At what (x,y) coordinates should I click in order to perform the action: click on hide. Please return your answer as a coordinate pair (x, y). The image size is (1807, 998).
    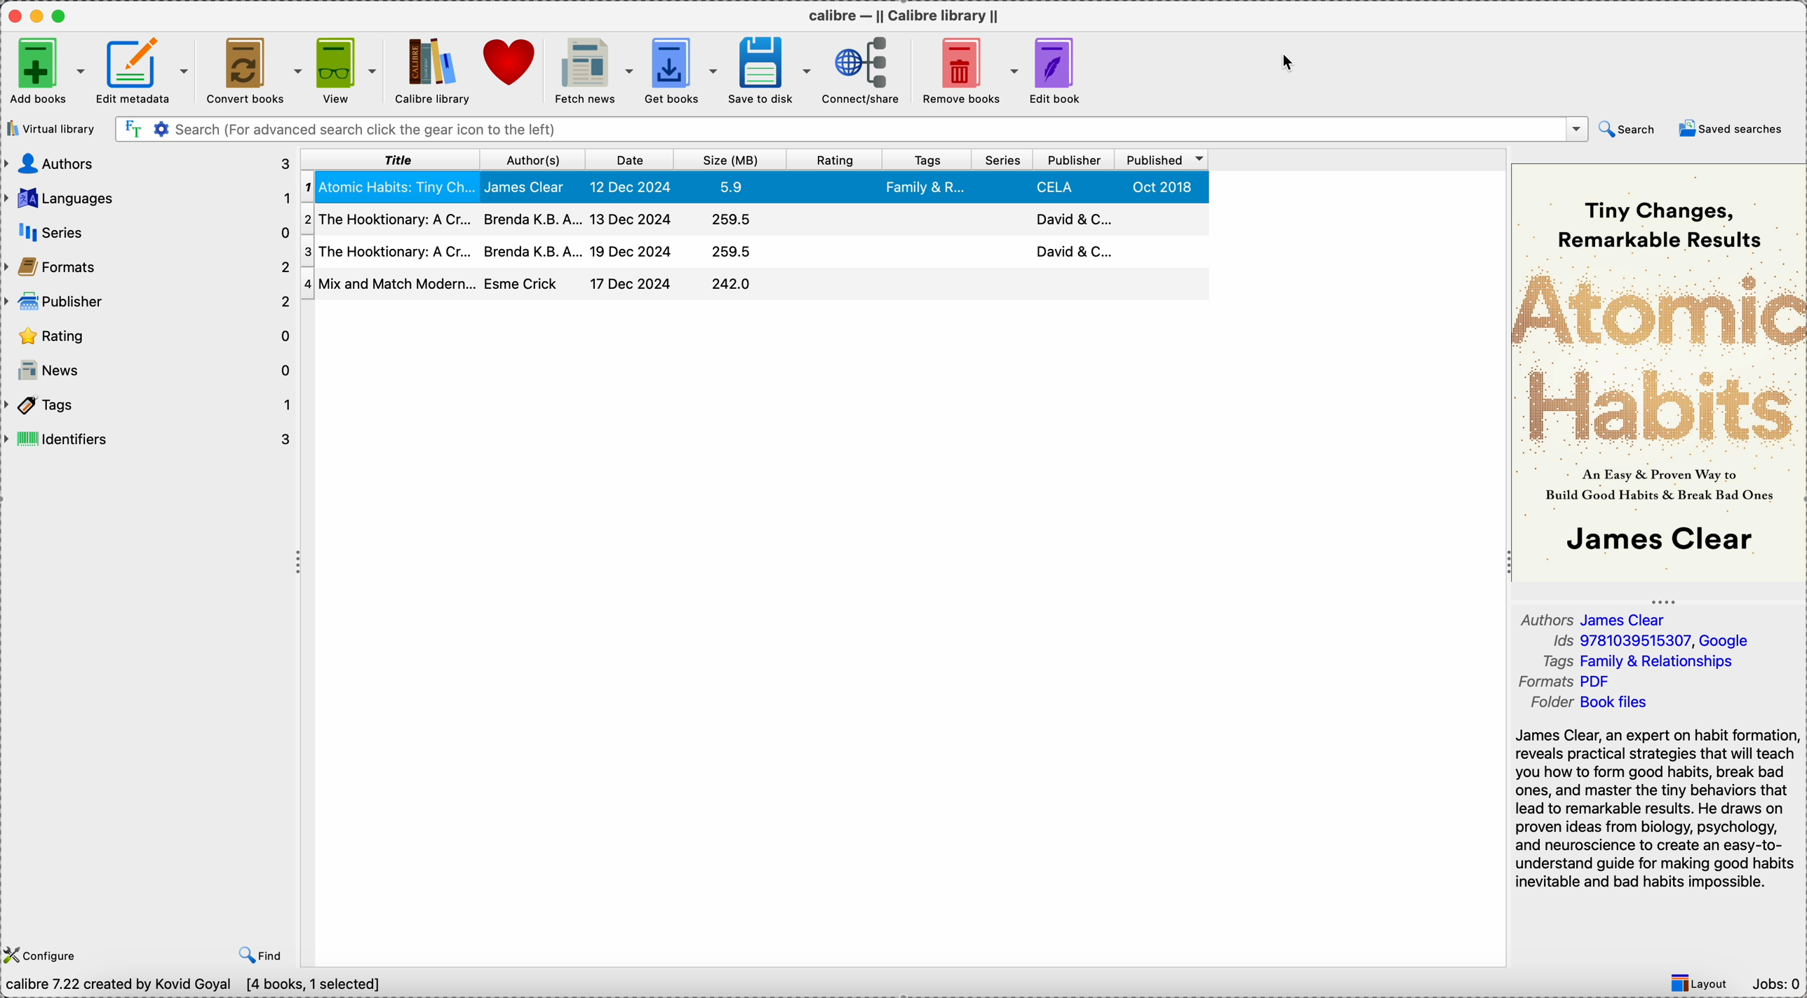
    Looking at the image, I should click on (300, 567).